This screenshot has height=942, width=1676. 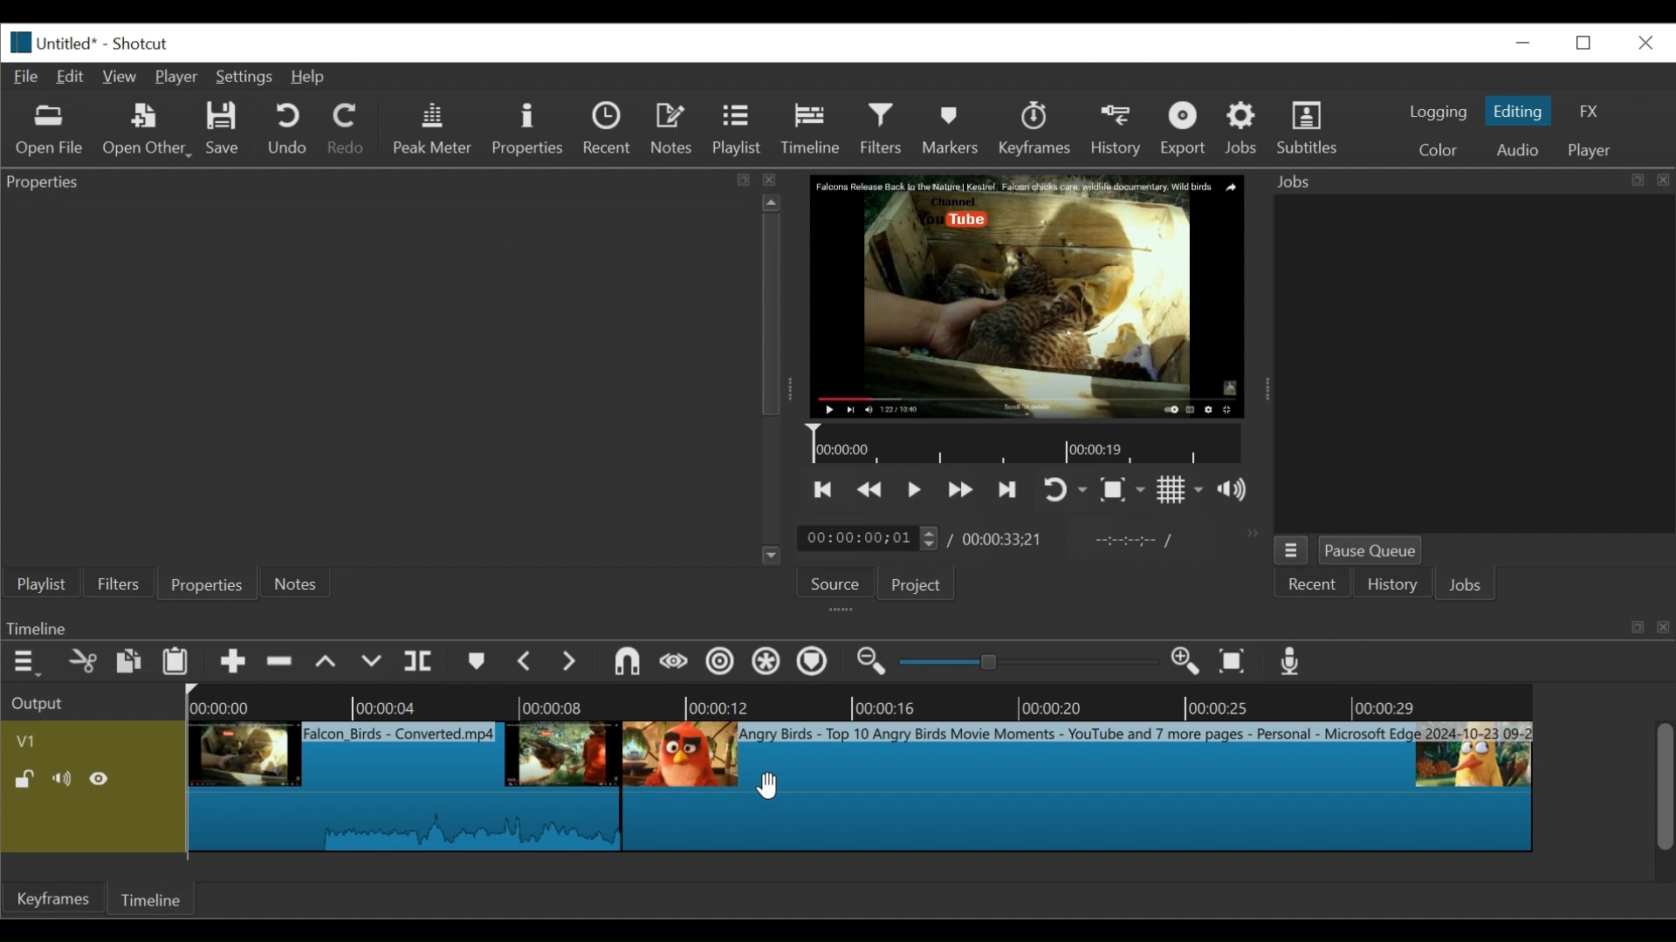 I want to click on Horizontal scroll bar, so click(x=766, y=869).